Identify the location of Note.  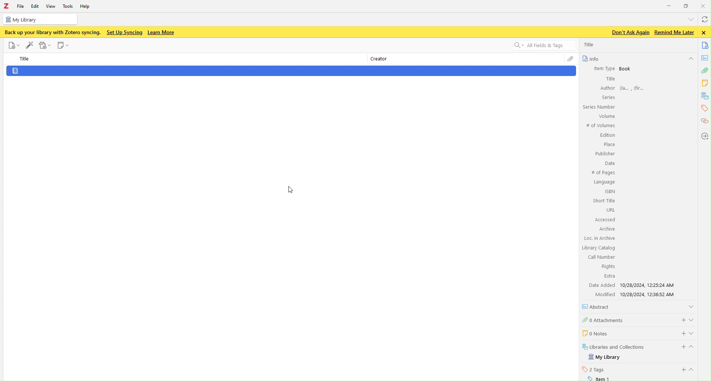
(64, 46).